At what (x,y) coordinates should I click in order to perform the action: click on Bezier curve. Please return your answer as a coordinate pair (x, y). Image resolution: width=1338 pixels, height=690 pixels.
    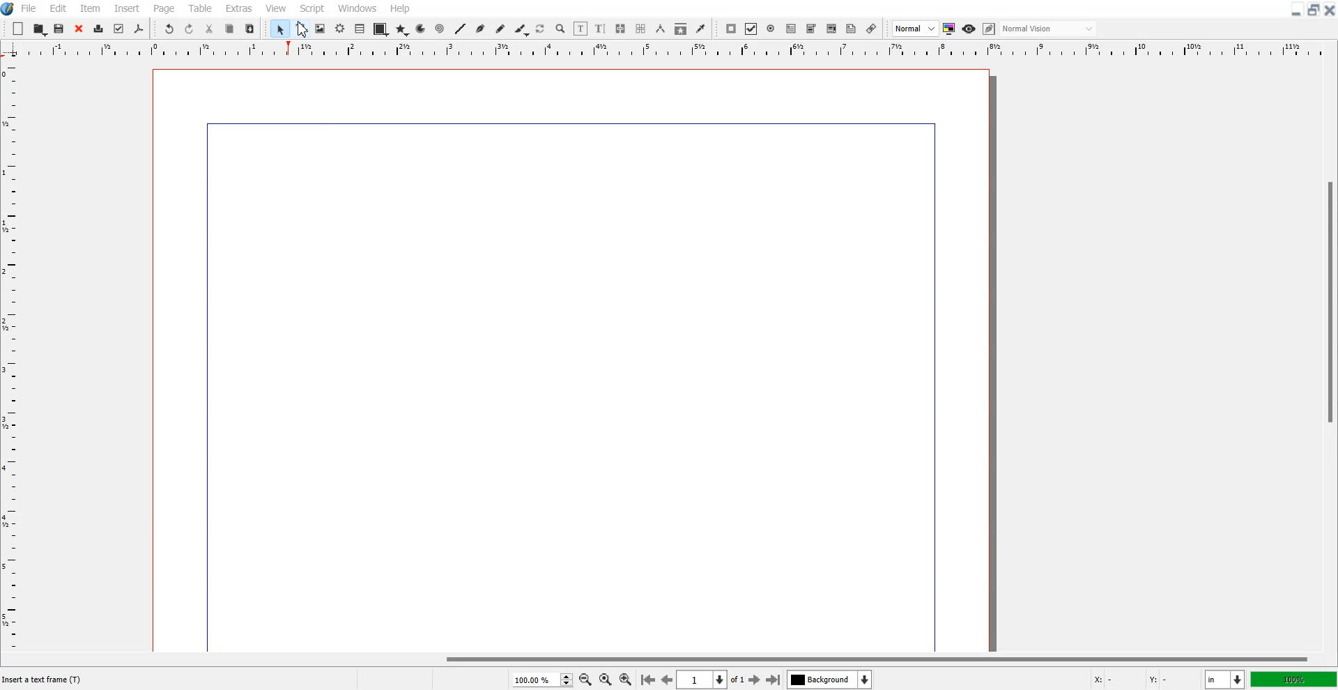
    Looking at the image, I should click on (481, 29).